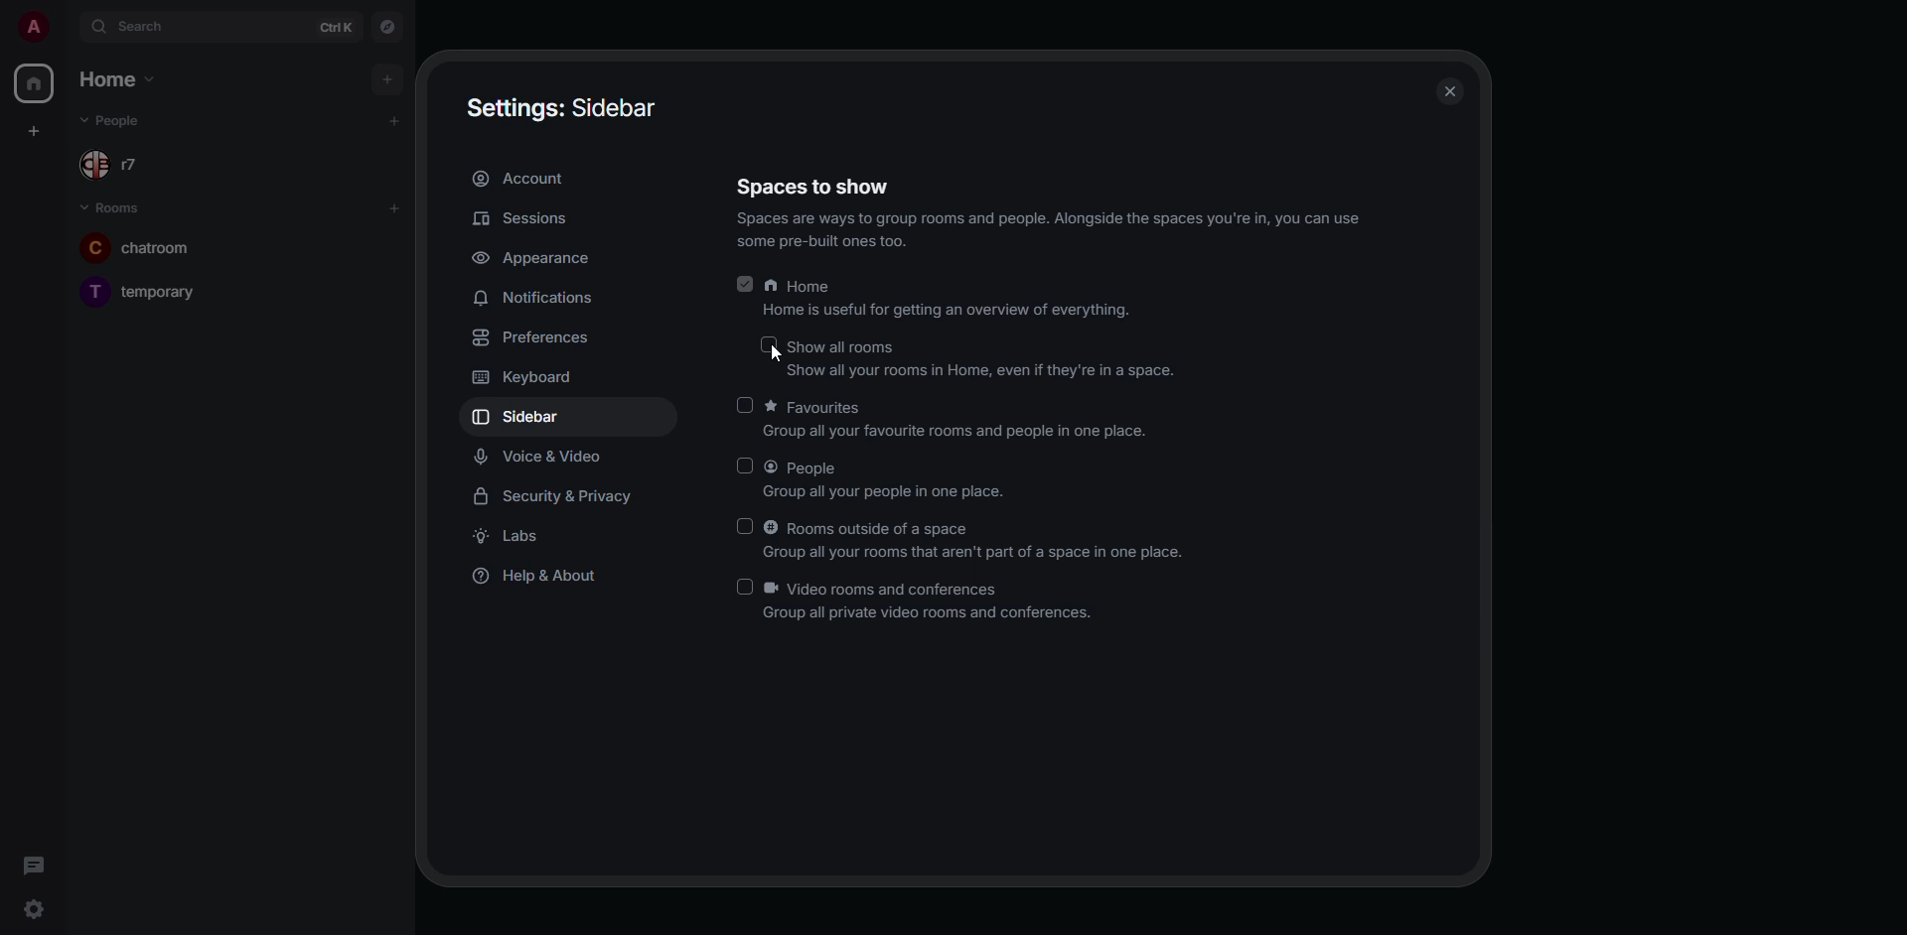  I want to click on favorites, so click(959, 421).